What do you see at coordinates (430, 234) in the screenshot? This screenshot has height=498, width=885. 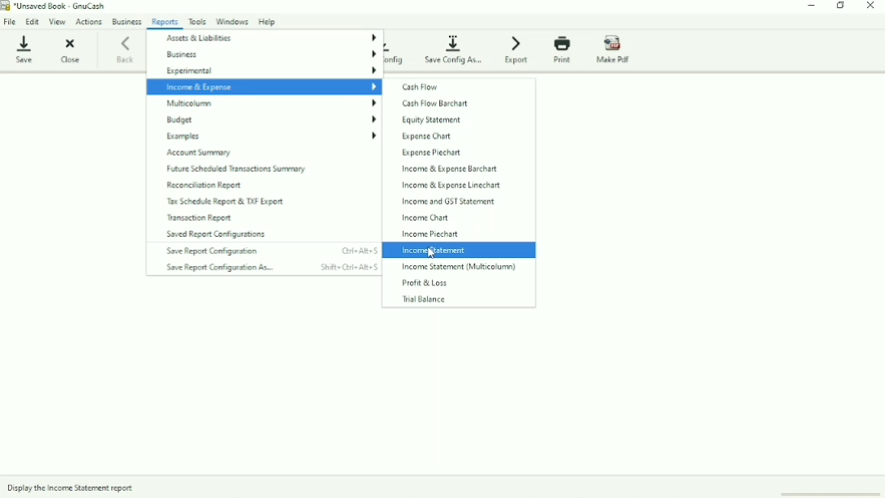 I see `Income Piechart` at bounding box center [430, 234].